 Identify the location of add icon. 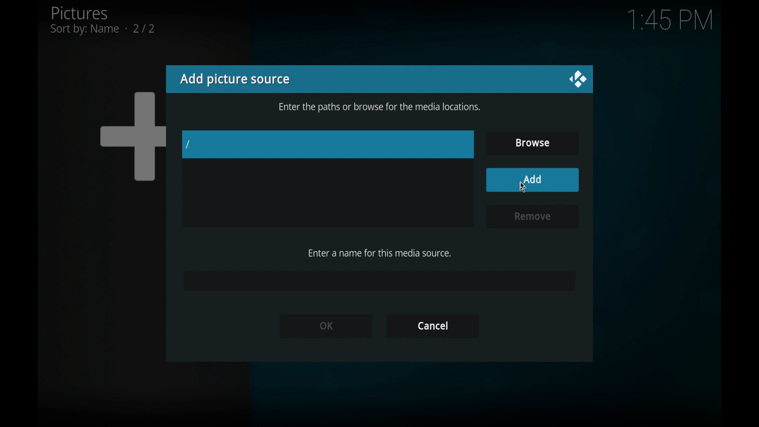
(132, 136).